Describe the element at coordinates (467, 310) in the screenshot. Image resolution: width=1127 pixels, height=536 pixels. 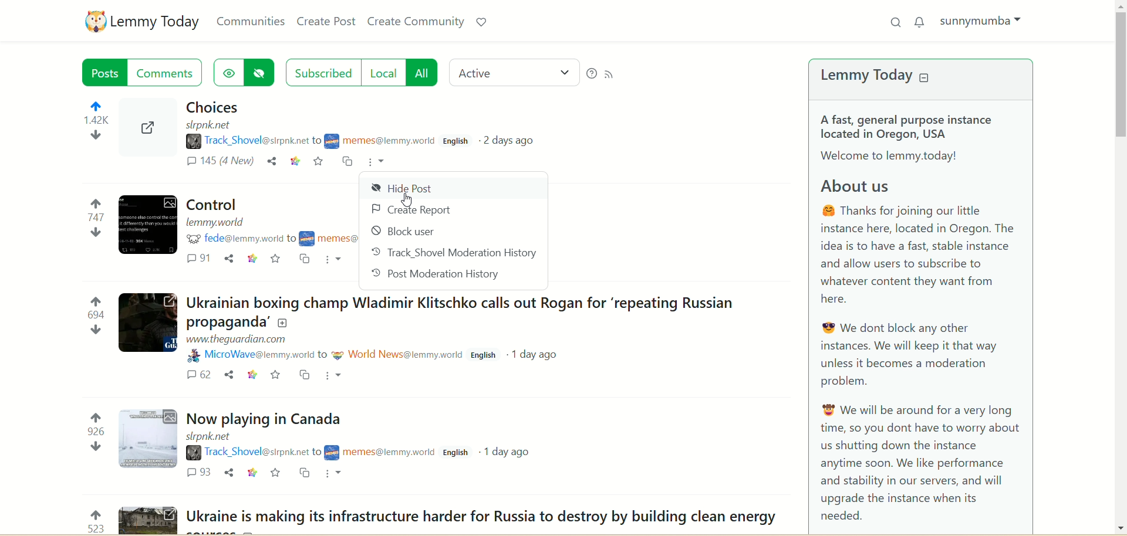
I see `Post on "Ukrainian boxing champ Wladimir Klitschko calls out Rogan for ‘repeating Russian propaganda’"` at that location.